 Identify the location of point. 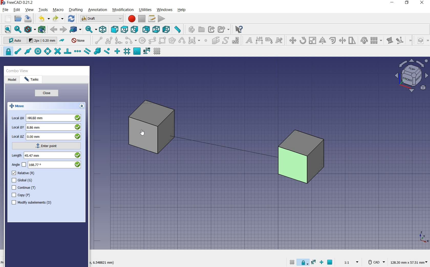
(206, 41).